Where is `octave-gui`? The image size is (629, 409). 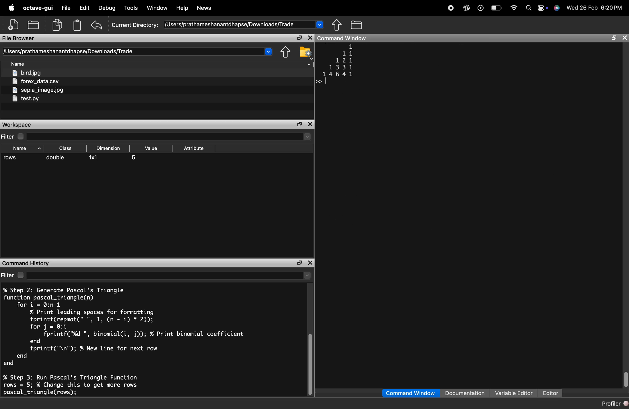 octave-gui is located at coordinates (38, 8).